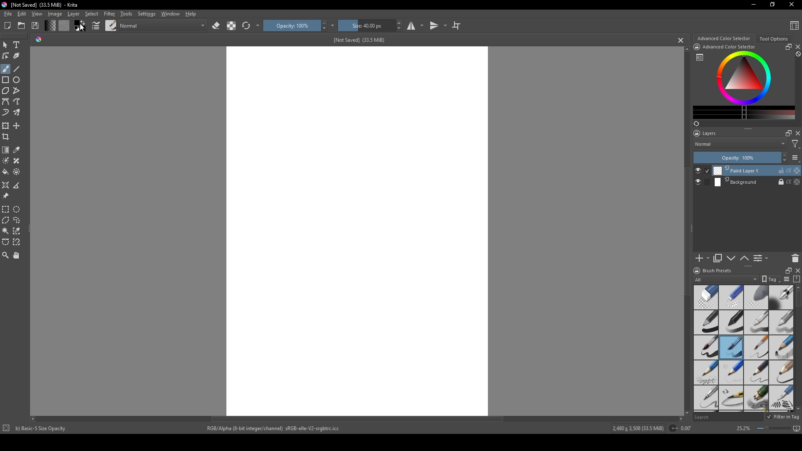 This screenshot has width=802, height=451. I want to click on pencil, so click(731, 398).